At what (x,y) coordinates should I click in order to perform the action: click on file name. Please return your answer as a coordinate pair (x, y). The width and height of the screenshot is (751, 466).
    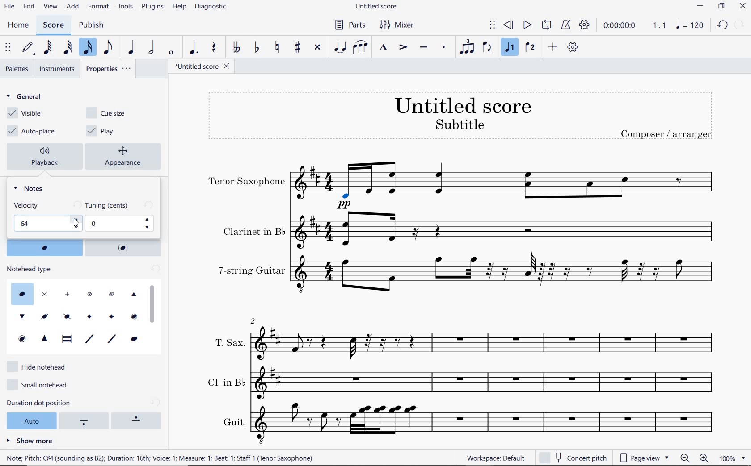
    Looking at the image, I should click on (203, 67).